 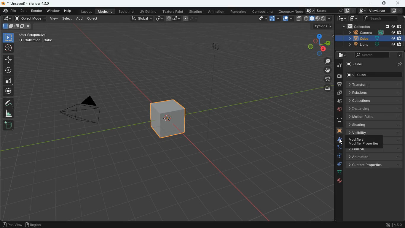 I want to click on tools, so click(x=339, y=65).